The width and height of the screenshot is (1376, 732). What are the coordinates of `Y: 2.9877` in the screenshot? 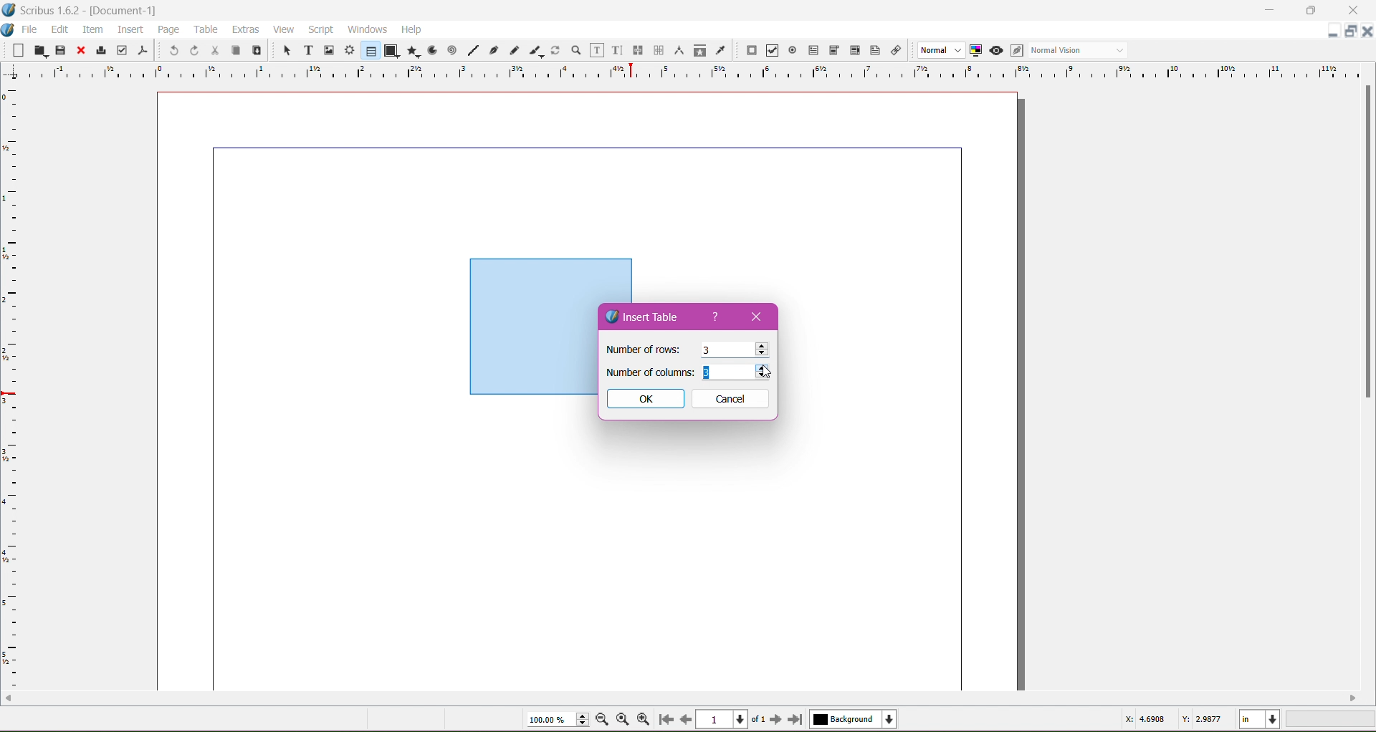 It's located at (1201, 718).